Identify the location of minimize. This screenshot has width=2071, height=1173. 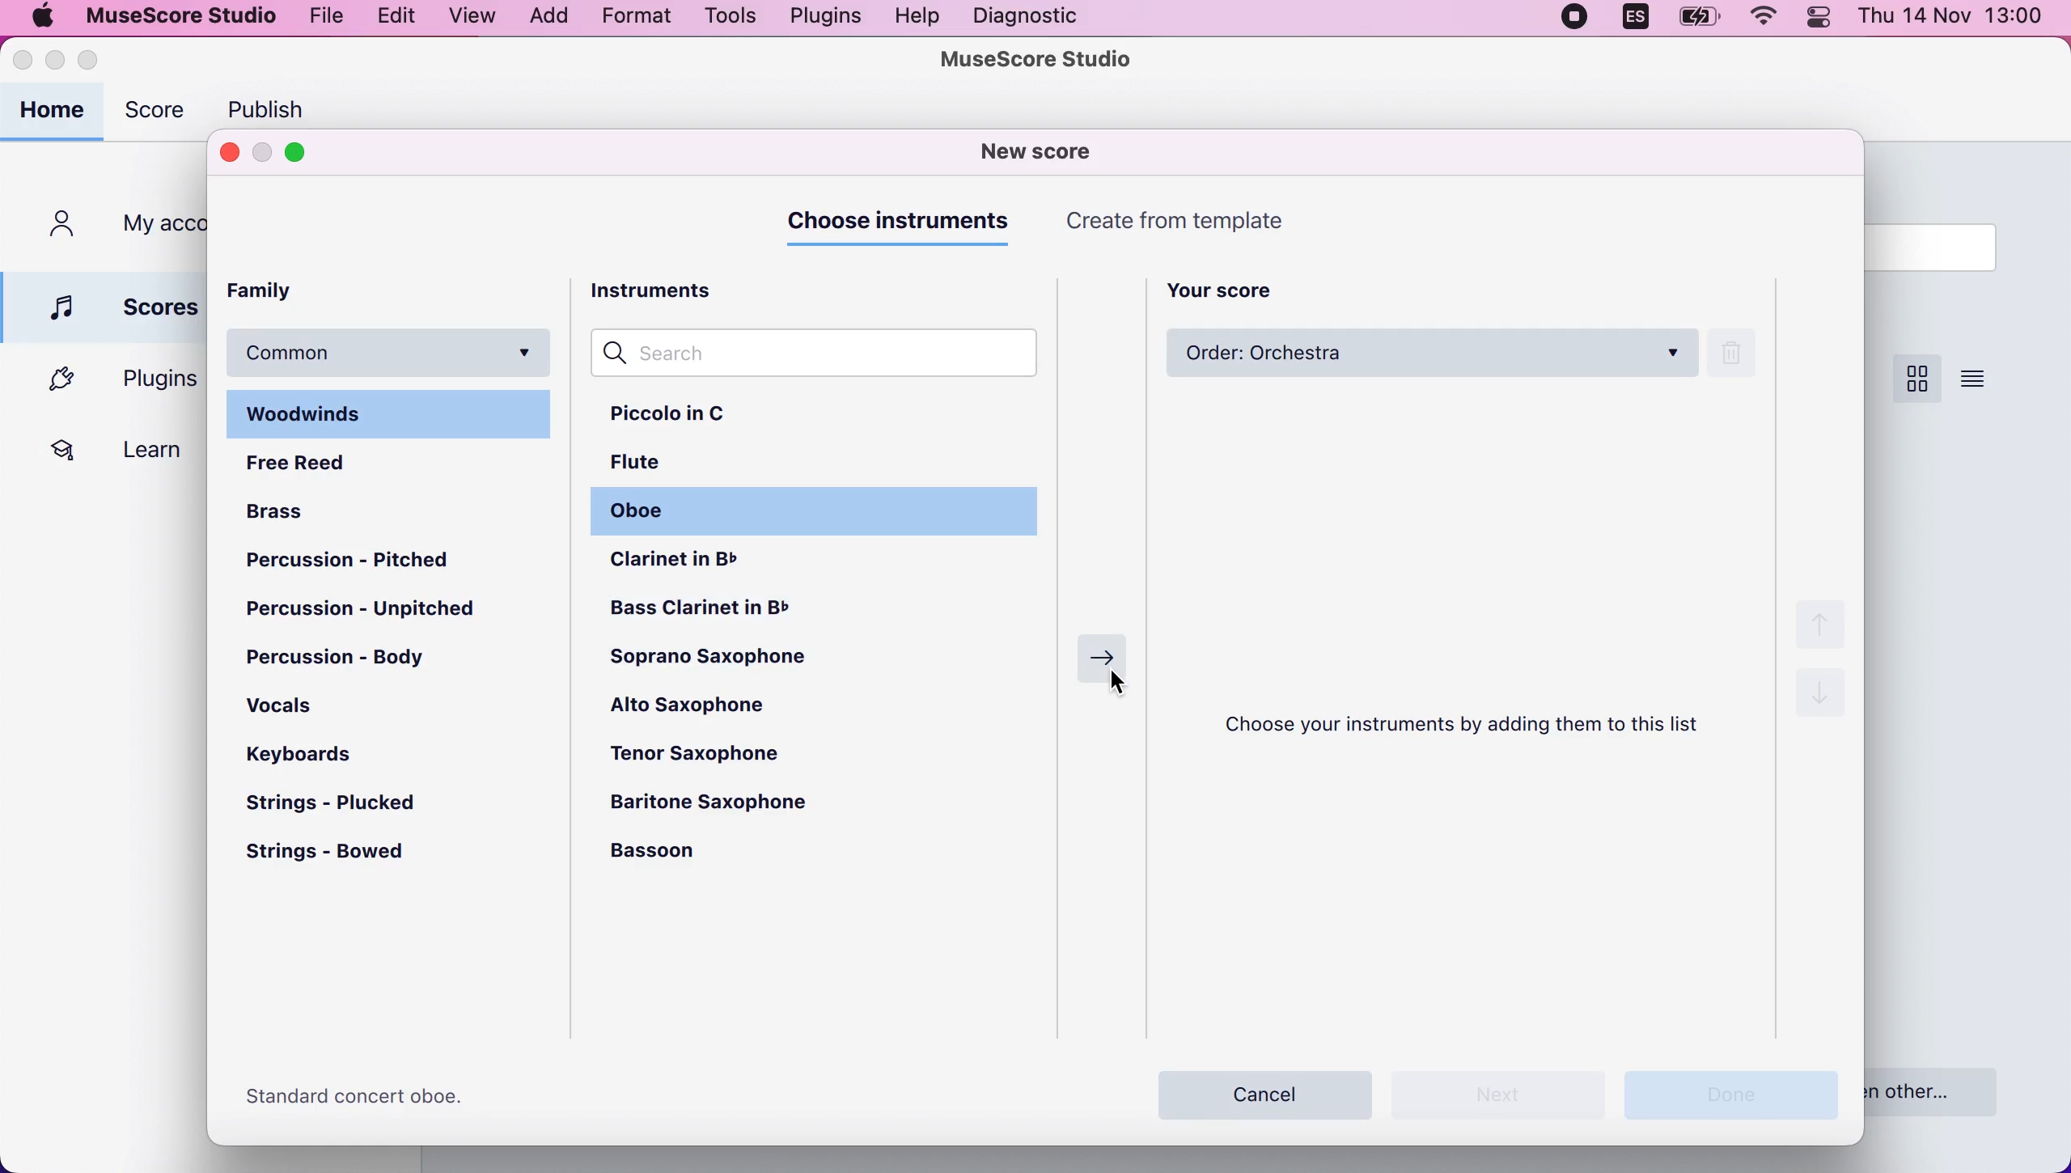
(263, 152).